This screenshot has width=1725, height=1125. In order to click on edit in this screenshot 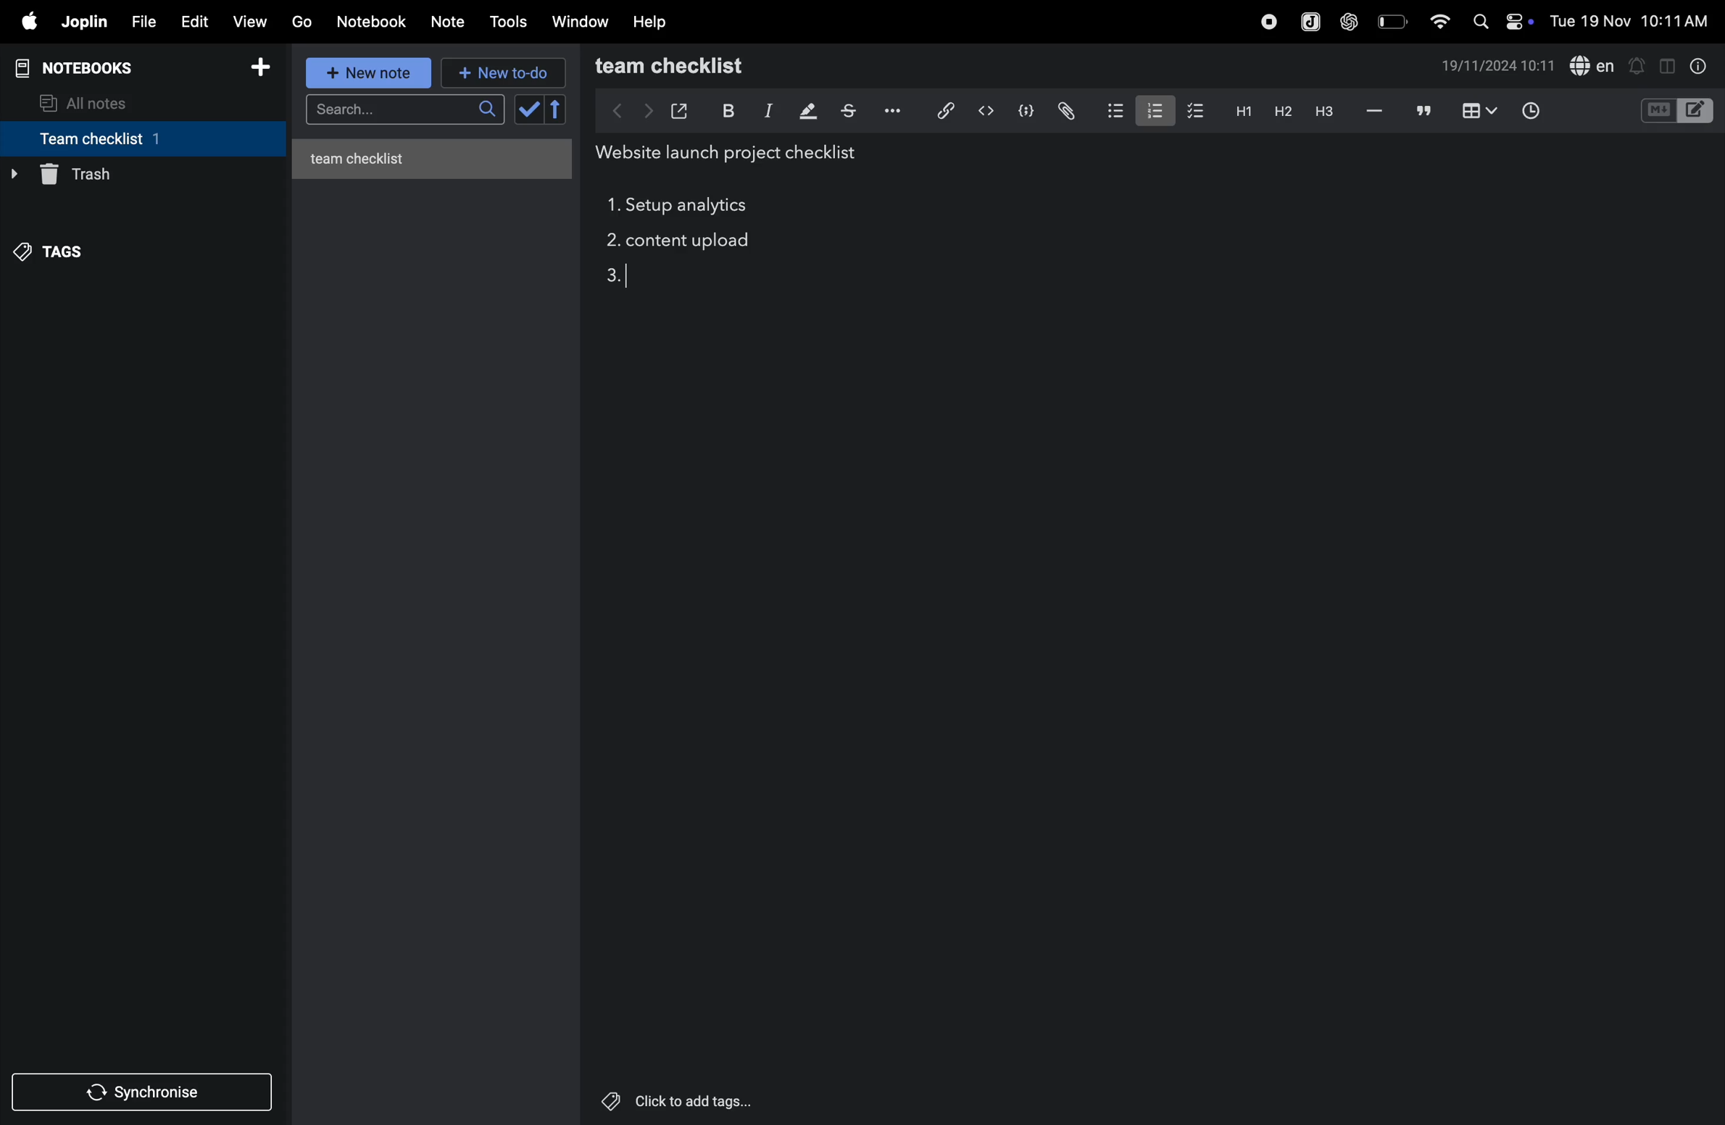, I will do `click(194, 20)`.